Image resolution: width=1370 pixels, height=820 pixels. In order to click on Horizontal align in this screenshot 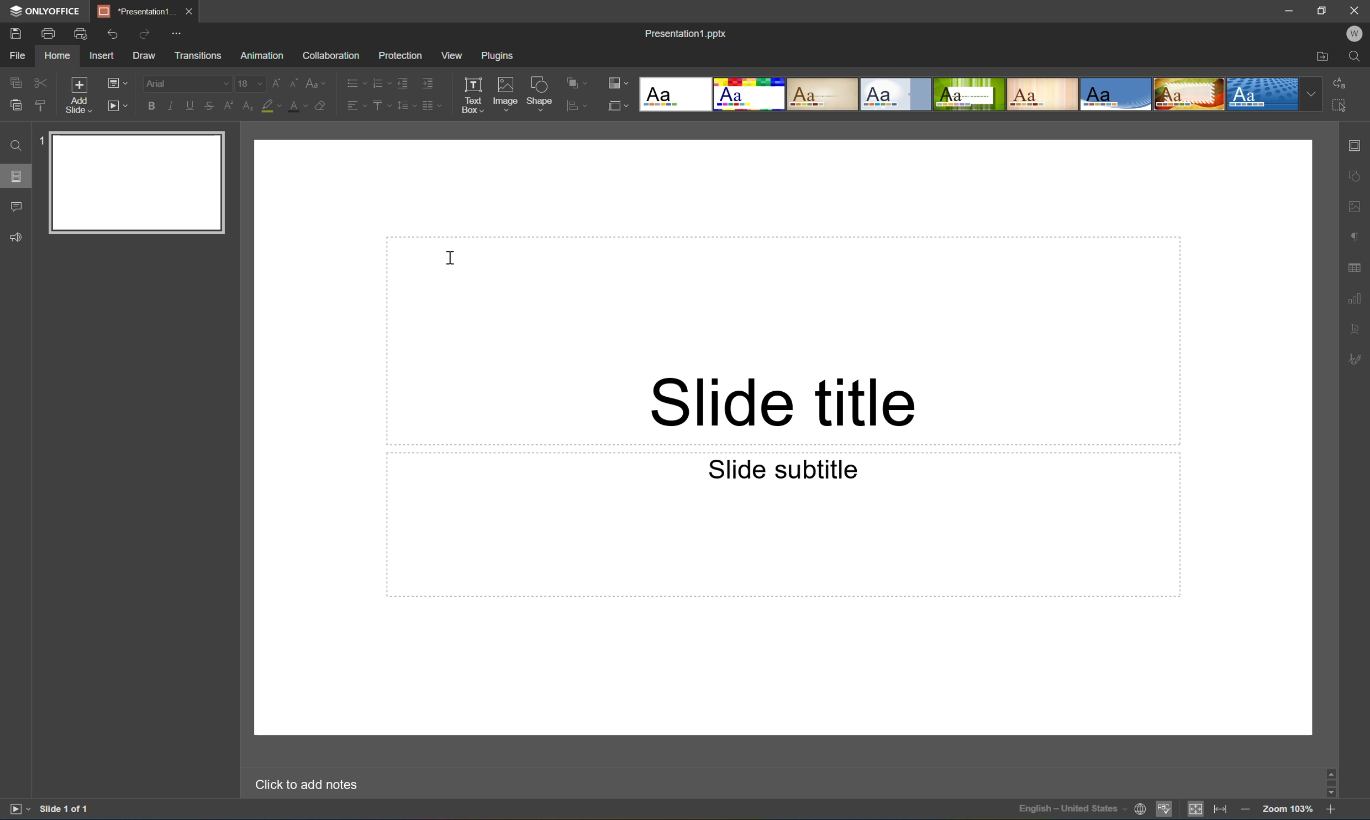, I will do `click(355, 104)`.